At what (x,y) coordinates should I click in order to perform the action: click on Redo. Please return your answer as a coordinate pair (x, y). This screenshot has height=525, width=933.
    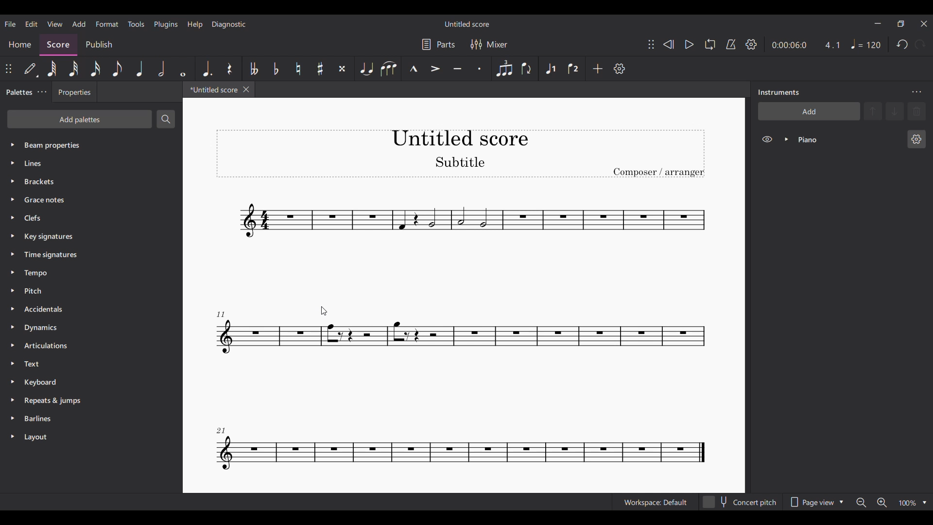
    Looking at the image, I should click on (920, 44).